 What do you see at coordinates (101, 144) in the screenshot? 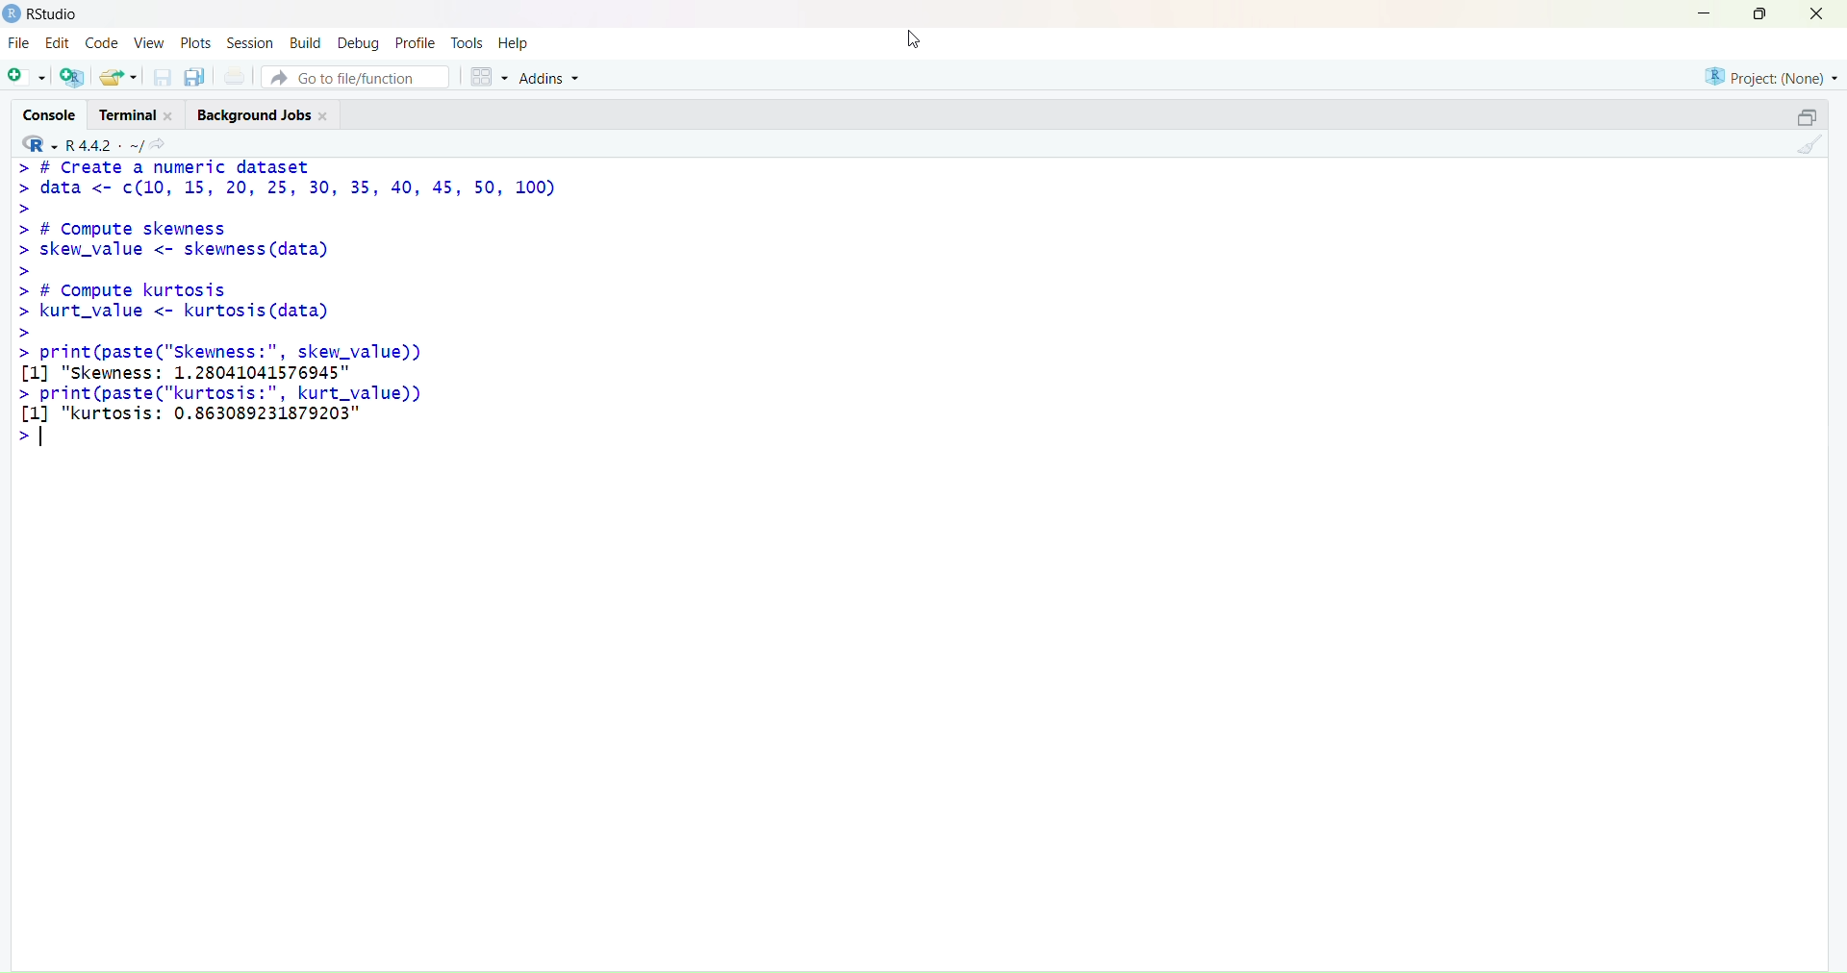
I see `R.4.4.2~/` at bounding box center [101, 144].